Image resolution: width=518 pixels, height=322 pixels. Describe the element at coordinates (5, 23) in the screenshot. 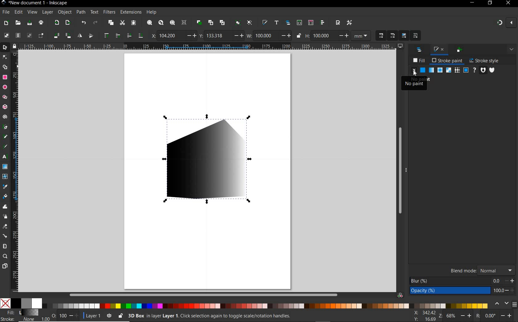

I see `NEW` at that location.